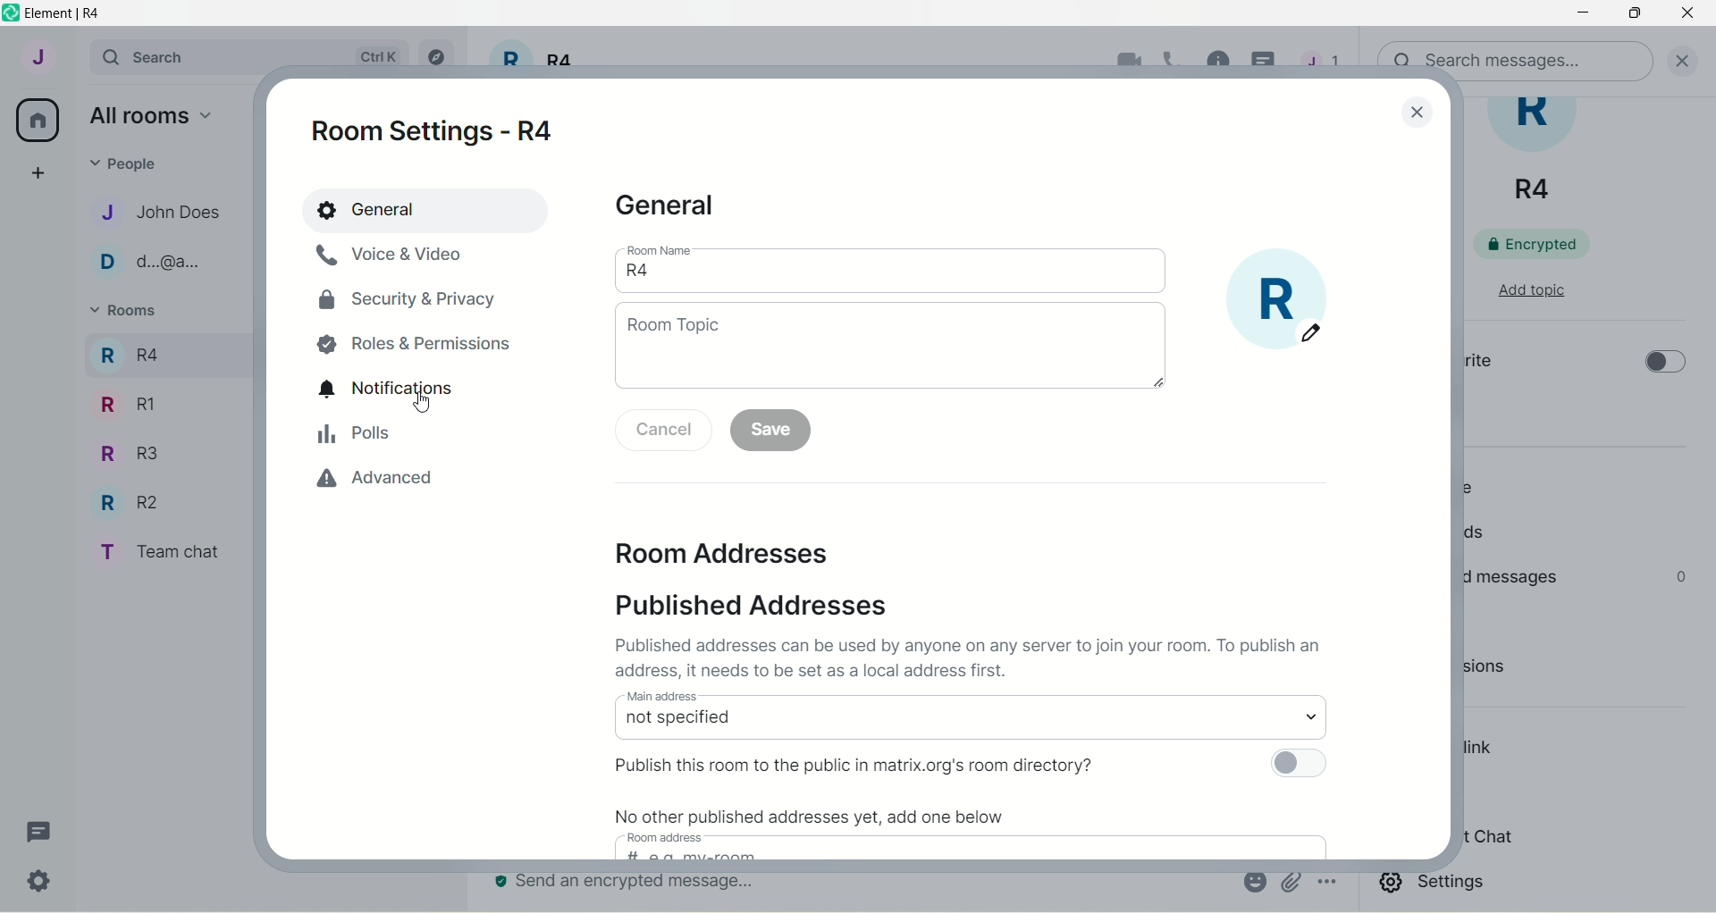 The image size is (1716, 913). I want to click on create a space, so click(37, 172).